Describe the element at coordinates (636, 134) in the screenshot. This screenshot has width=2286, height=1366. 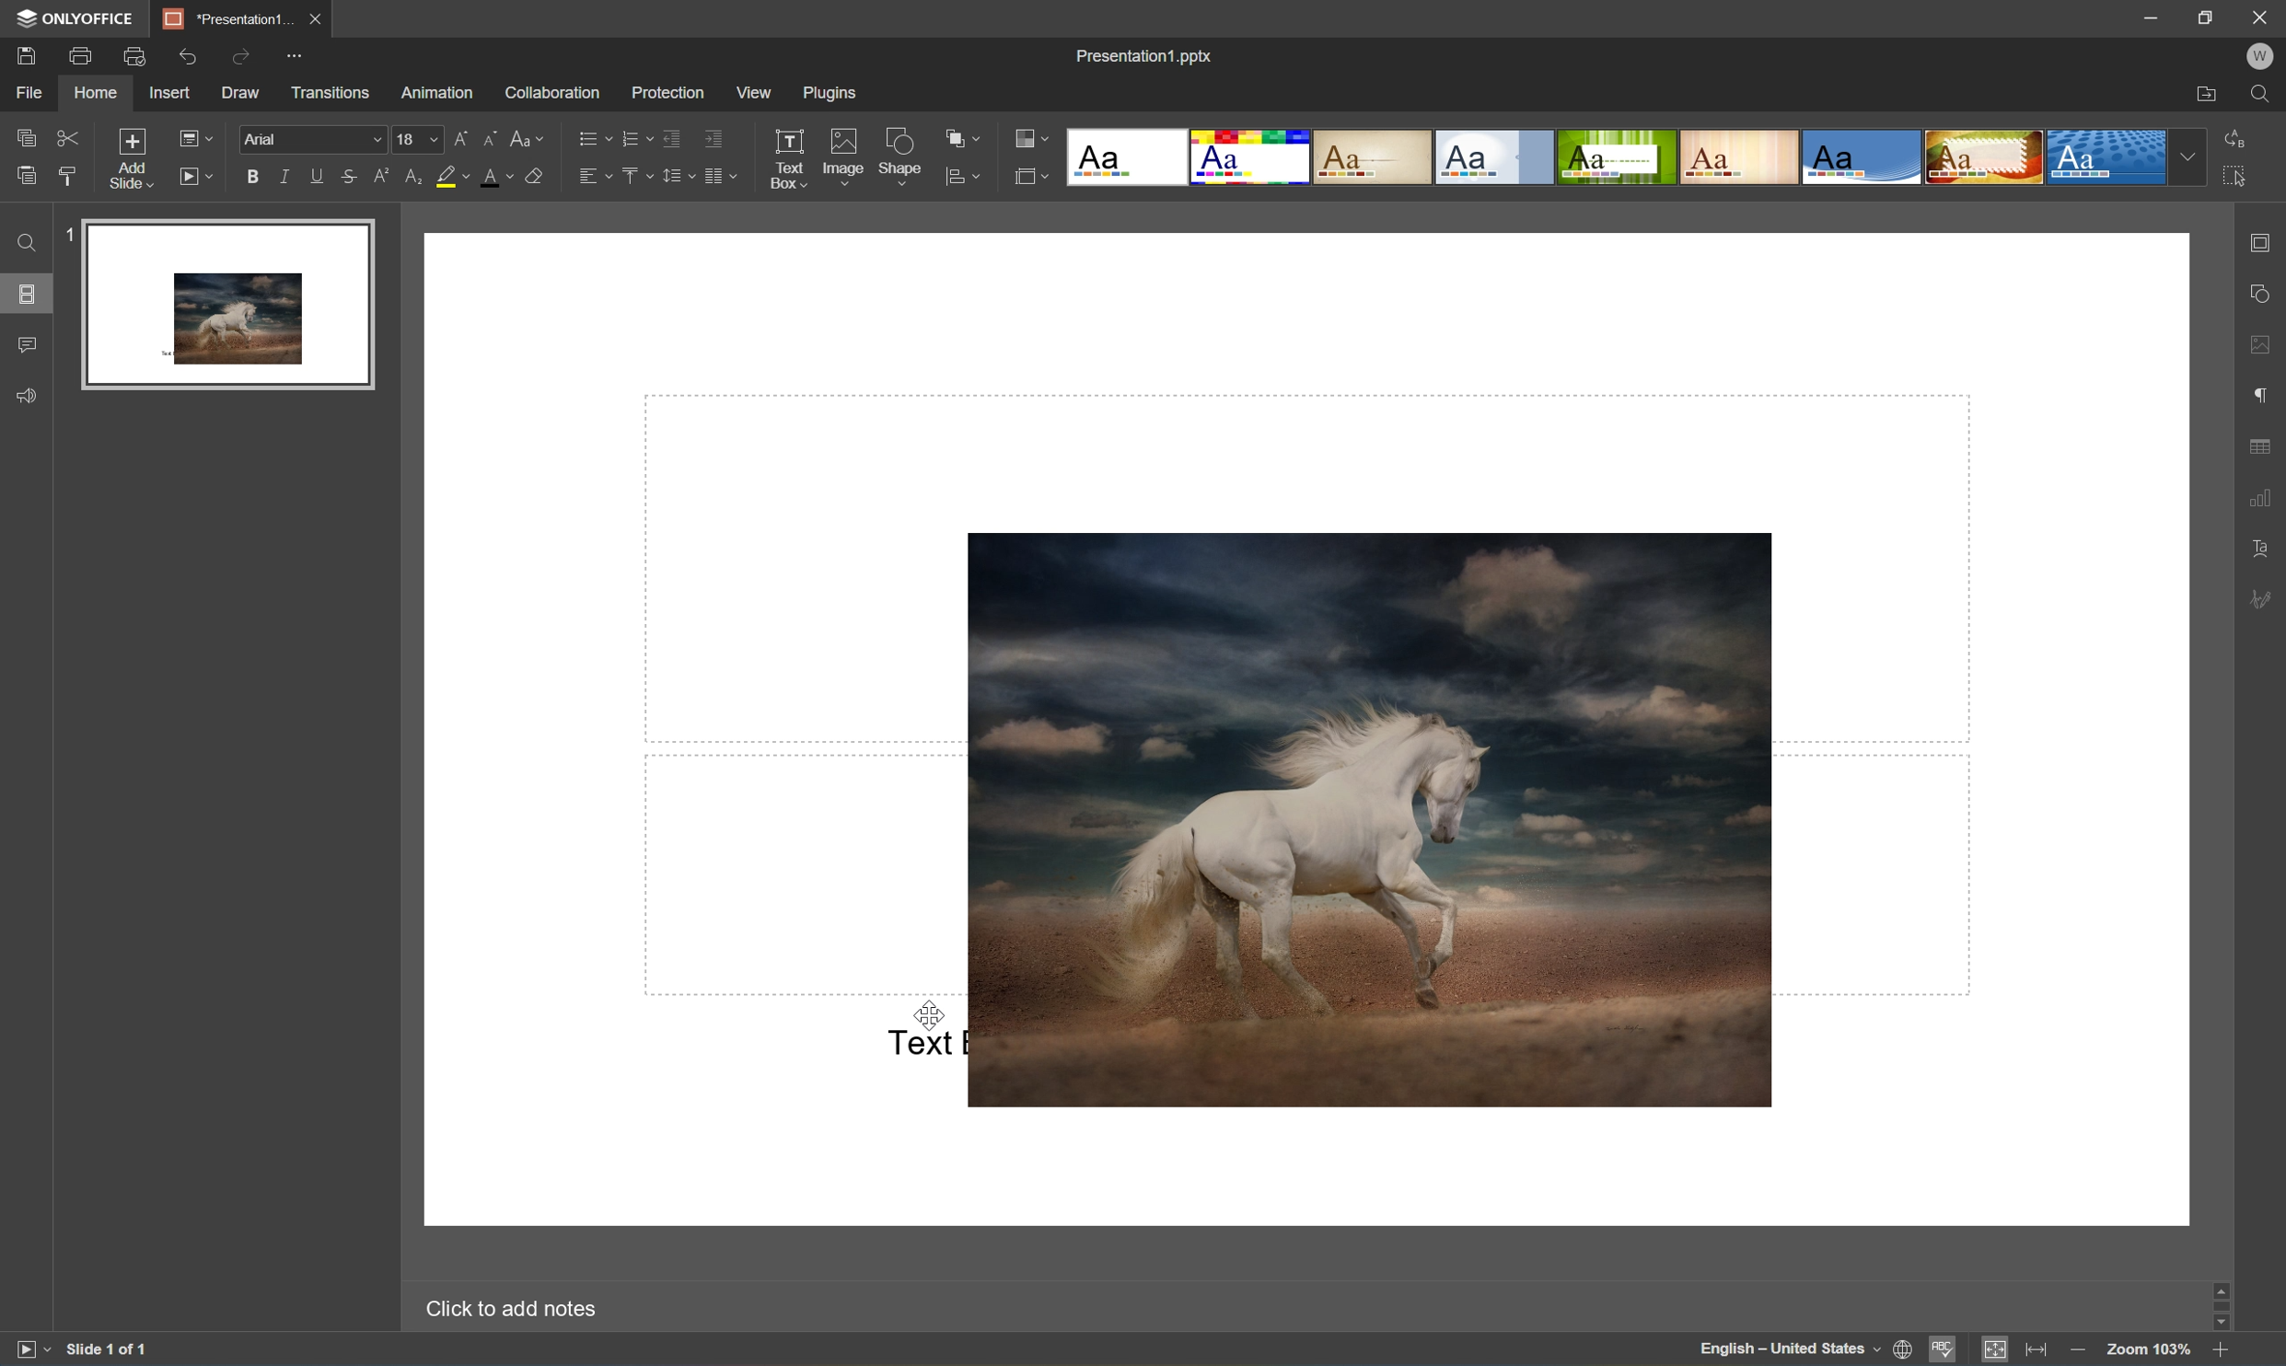
I see `Numbering` at that location.